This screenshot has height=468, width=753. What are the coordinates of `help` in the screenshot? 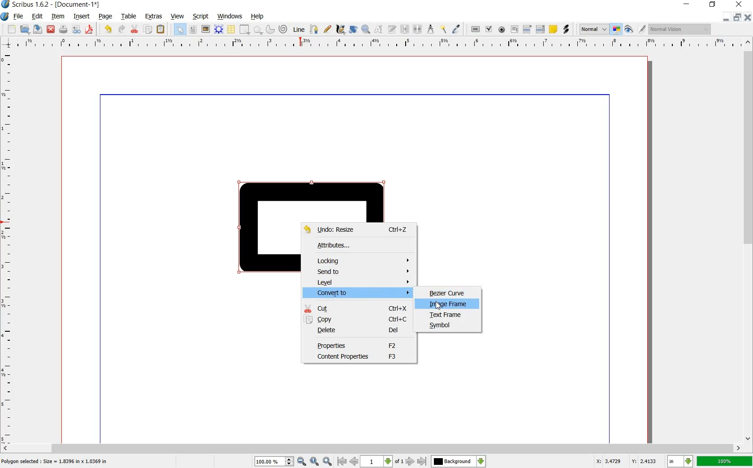 It's located at (258, 17).